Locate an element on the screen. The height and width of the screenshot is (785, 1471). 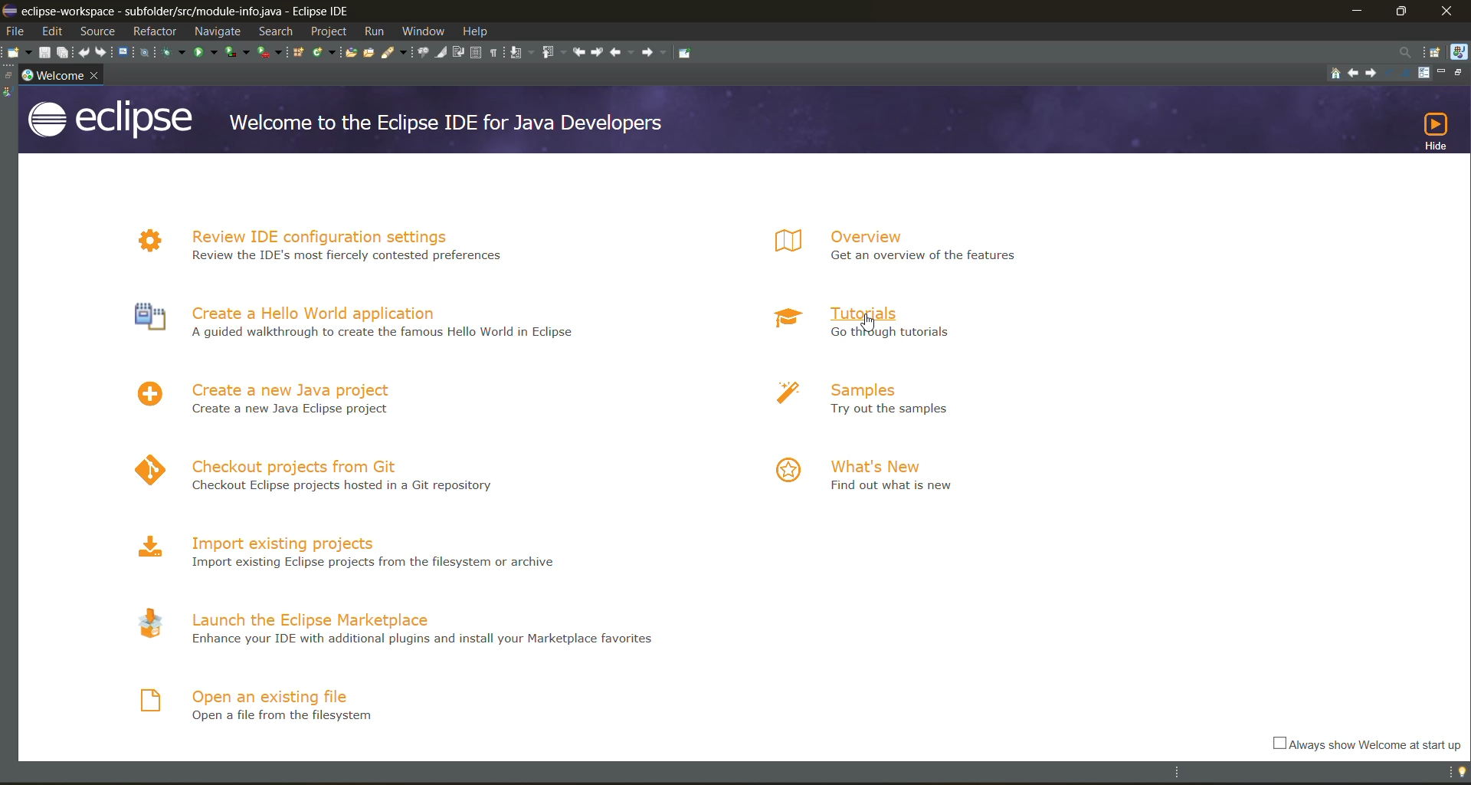
home is located at coordinates (1335, 74).